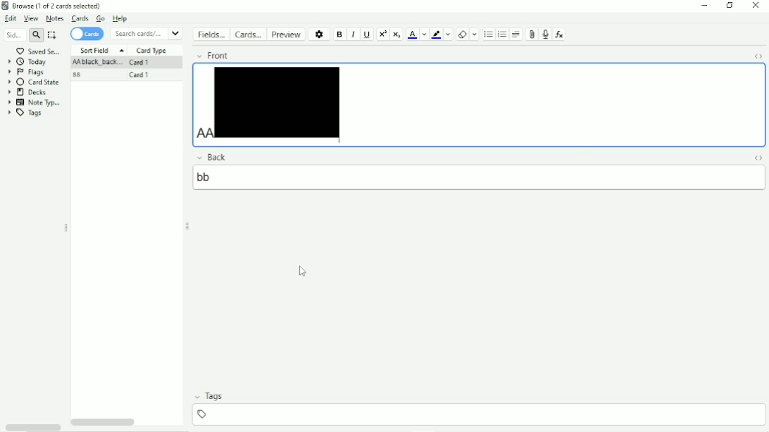 Image resolution: width=769 pixels, height=432 pixels. What do you see at coordinates (151, 51) in the screenshot?
I see `Card Type` at bounding box center [151, 51].